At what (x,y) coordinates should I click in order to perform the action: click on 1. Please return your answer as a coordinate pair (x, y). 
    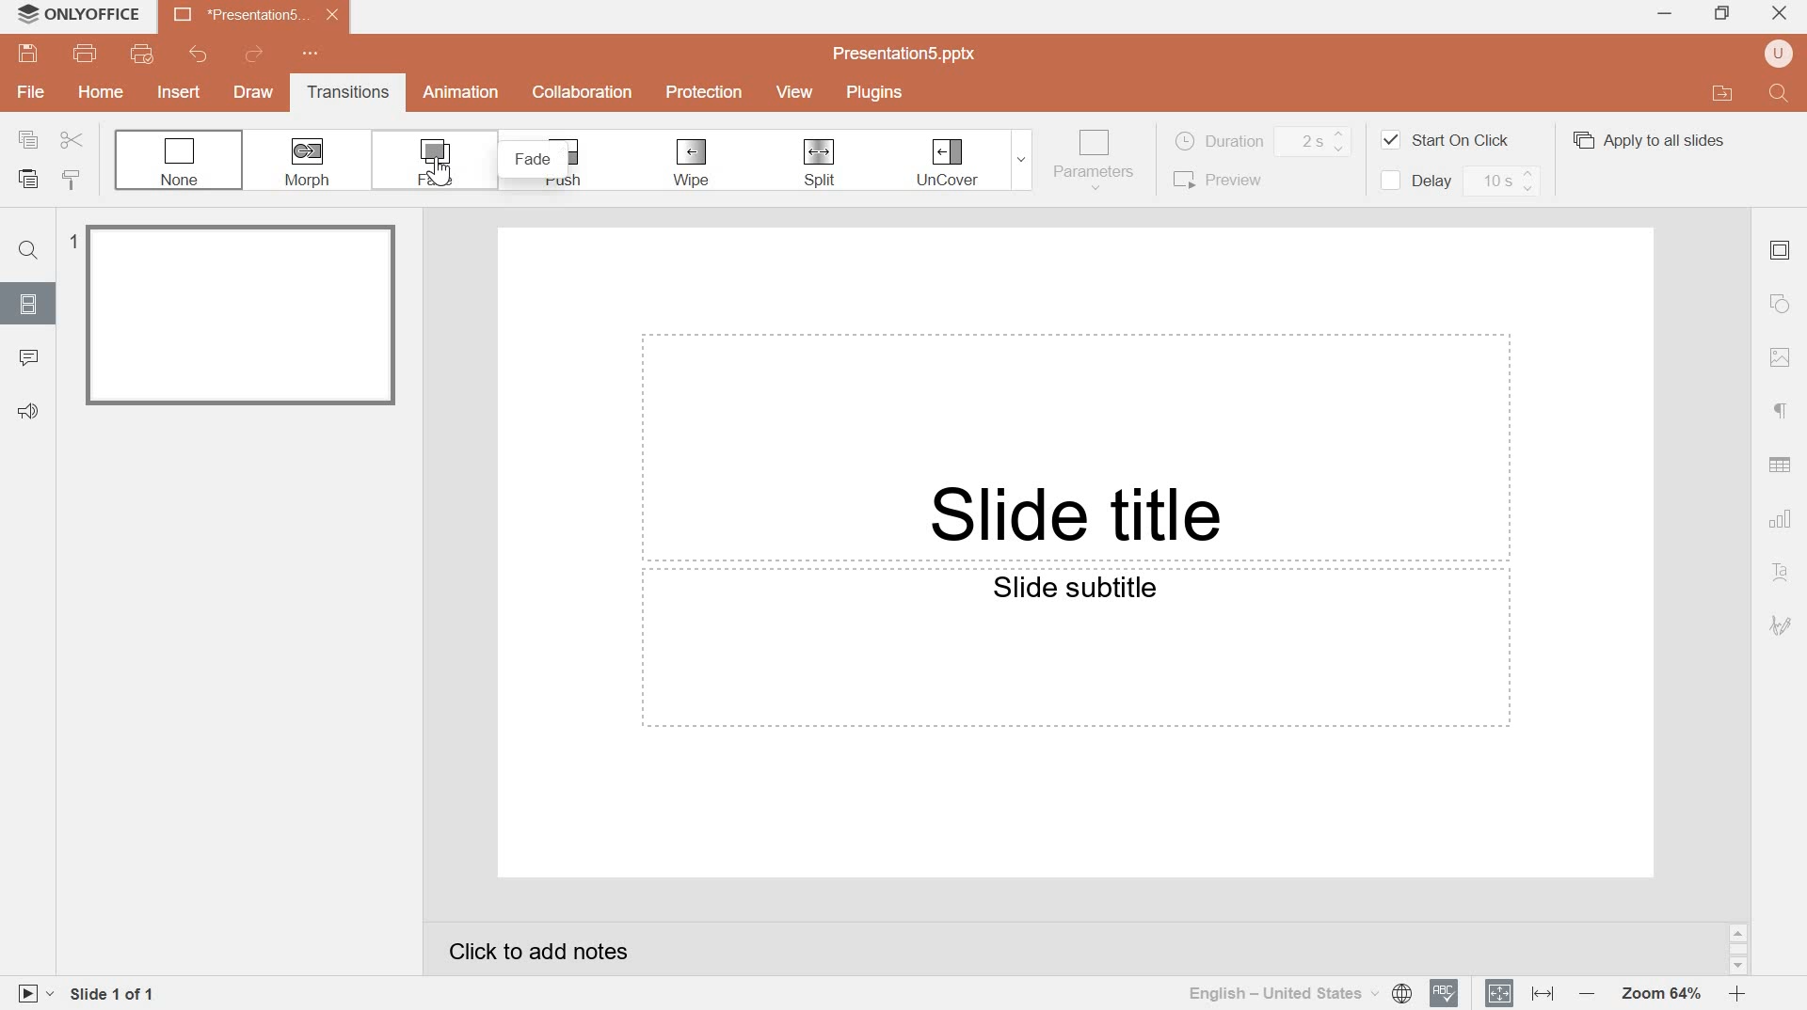
    Looking at the image, I should click on (72, 239).